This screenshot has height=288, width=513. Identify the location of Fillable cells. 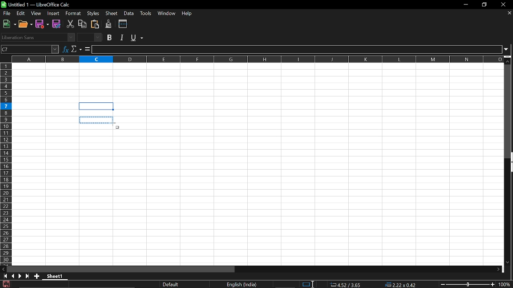
(258, 82).